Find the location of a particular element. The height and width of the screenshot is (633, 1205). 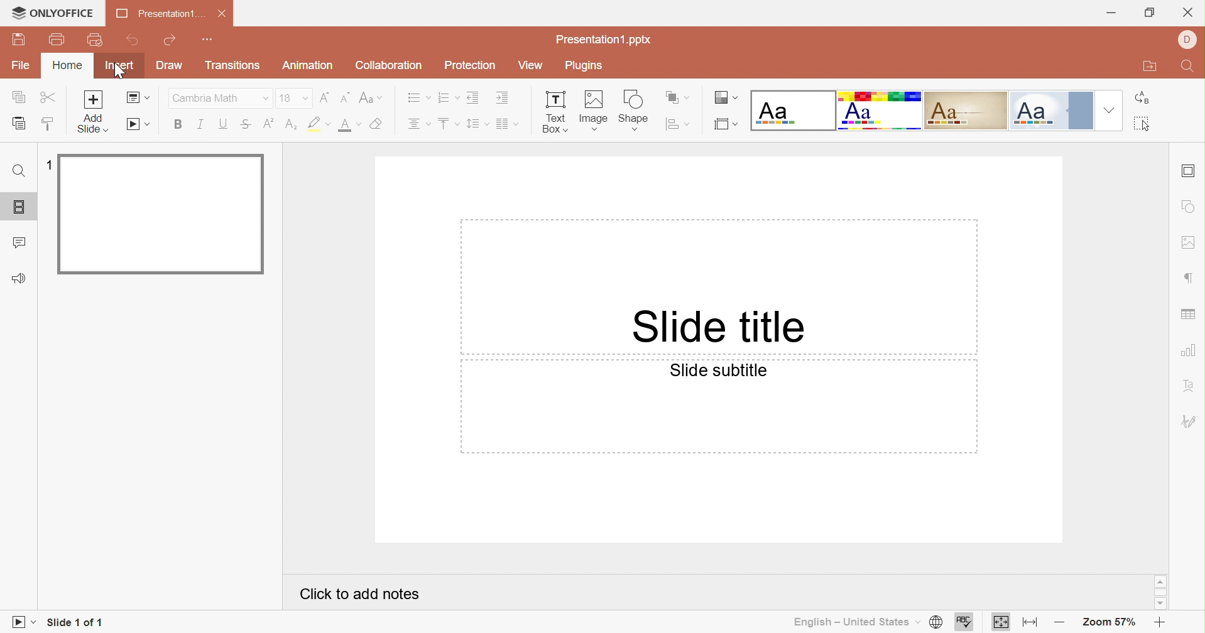

Zoom out is located at coordinates (1059, 620).